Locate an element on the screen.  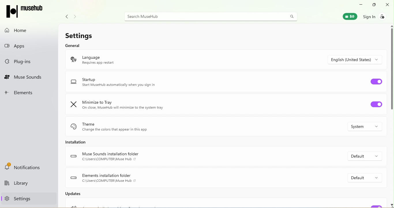
Library is located at coordinates (26, 184).